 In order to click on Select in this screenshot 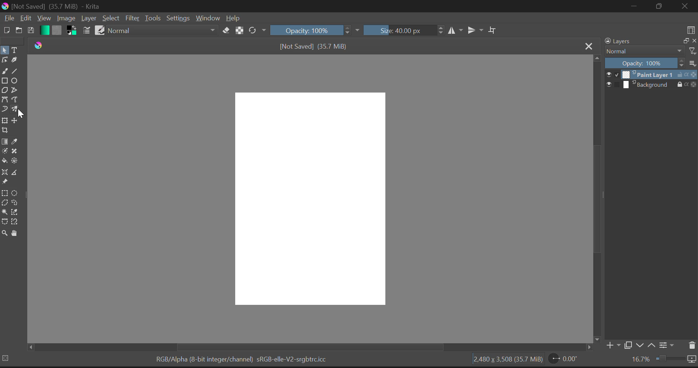, I will do `click(111, 19)`.